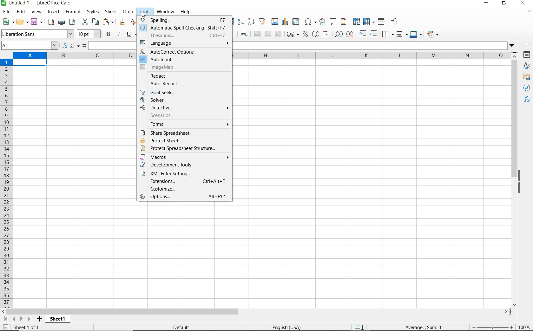 This screenshot has height=331, width=533. What do you see at coordinates (527, 55) in the screenshot?
I see `PROPERTIES` at bounding box center [527, 55].